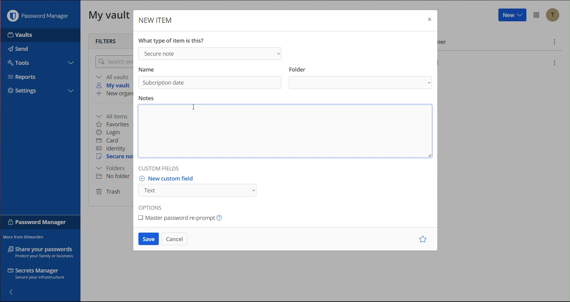 This screenshot has height=302, width=570. I want to click on Text (dropdown), so click(199, 191).